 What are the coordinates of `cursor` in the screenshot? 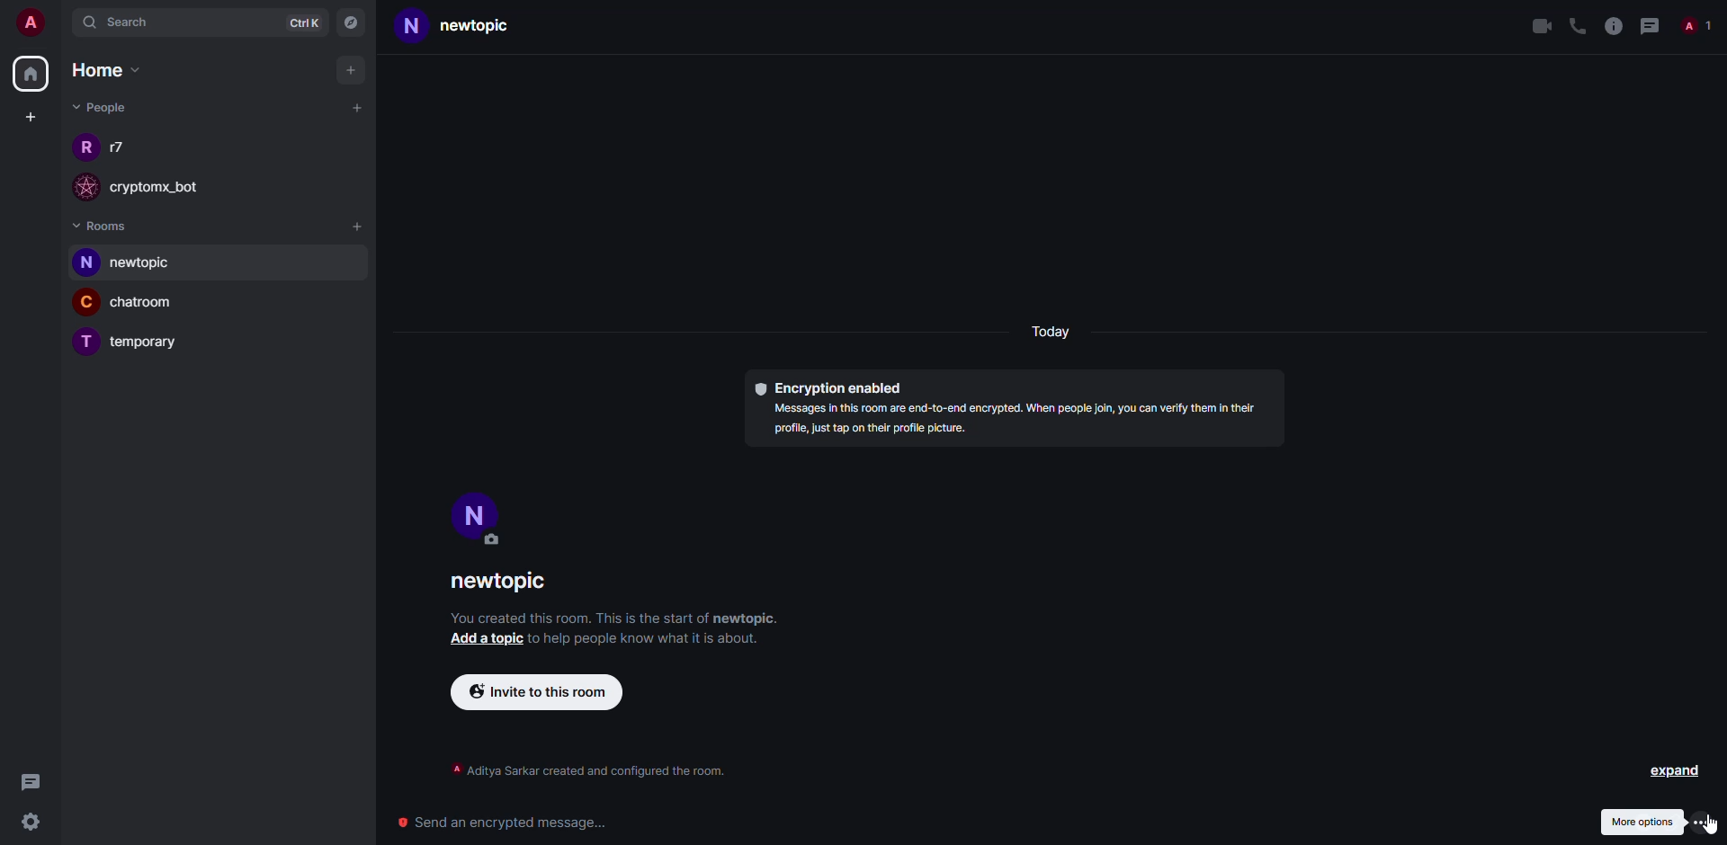 It's located at (1712, 826).